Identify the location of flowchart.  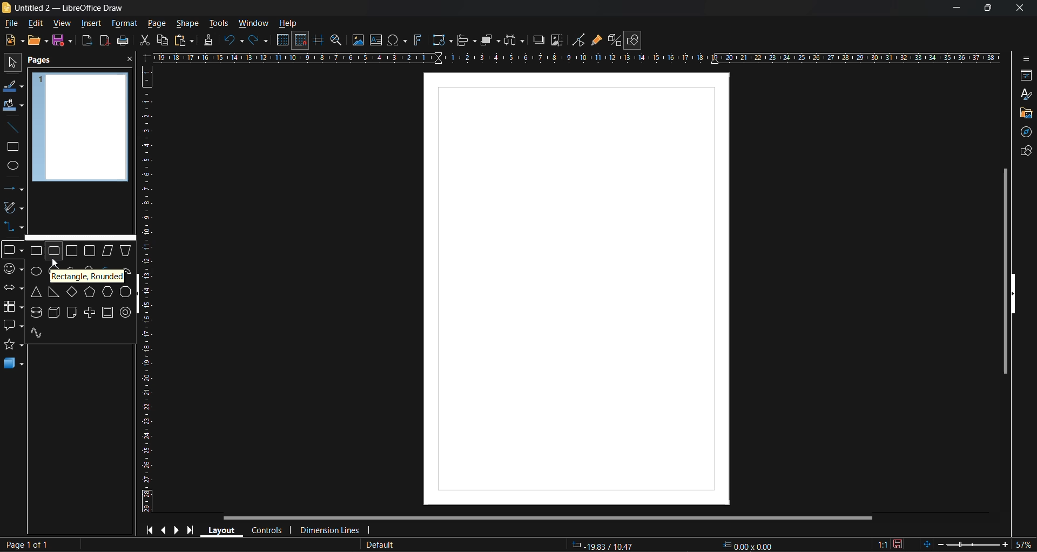
(13, 307).